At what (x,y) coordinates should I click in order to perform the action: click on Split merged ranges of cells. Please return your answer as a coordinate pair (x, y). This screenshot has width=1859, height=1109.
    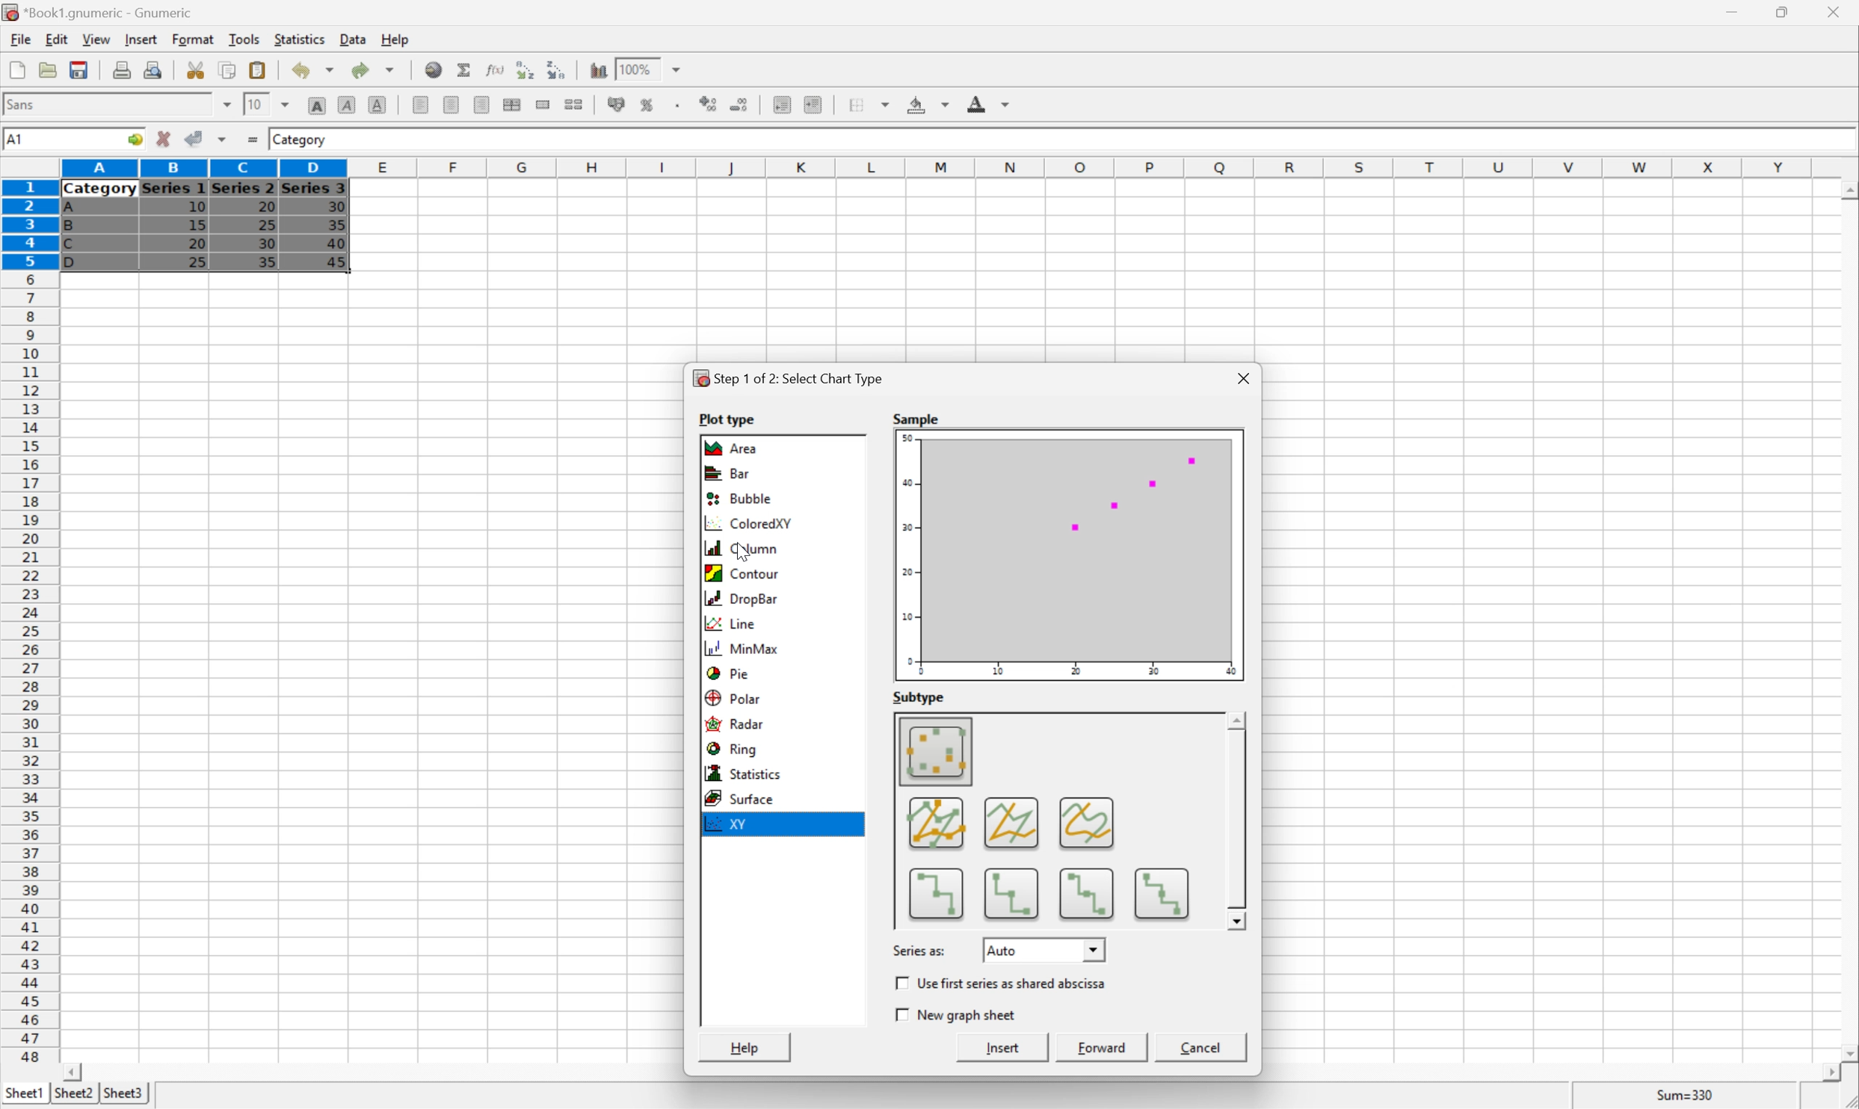
    Looking at the image, I should click on (574, 105).